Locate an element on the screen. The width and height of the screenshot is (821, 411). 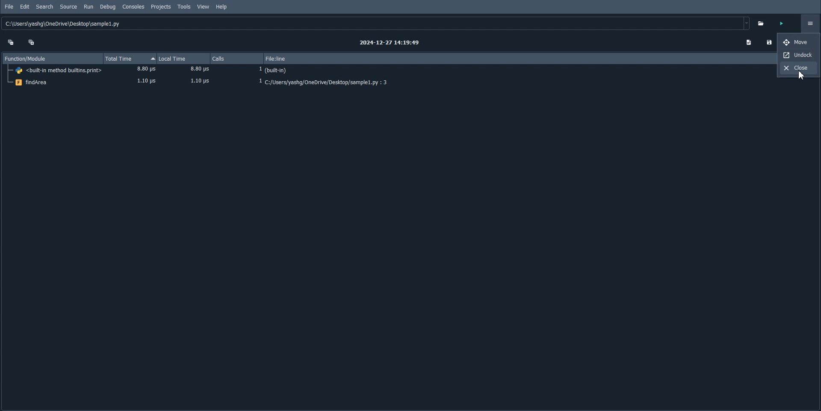
Local Time is located at coordinates (183, 59).